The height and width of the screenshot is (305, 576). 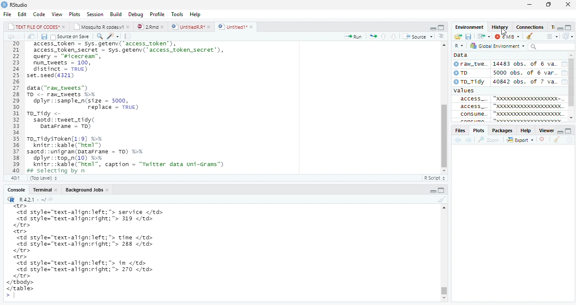 What do you see at coordinates (32, 26) in the screenshot?
I see `|_| TEXT FILE OF CODES" »` at bounding box center [32, 26].